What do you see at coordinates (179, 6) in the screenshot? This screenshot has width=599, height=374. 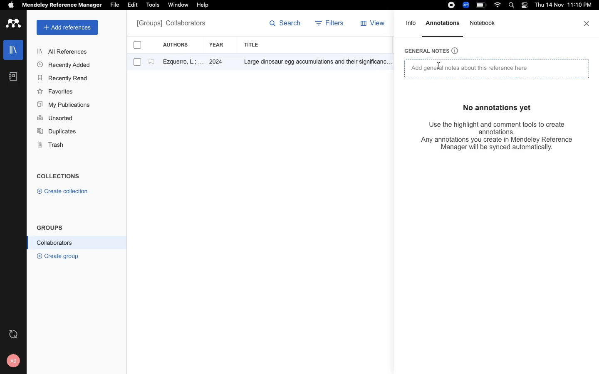 I see `‘Window` at bounding box center [179, 6].